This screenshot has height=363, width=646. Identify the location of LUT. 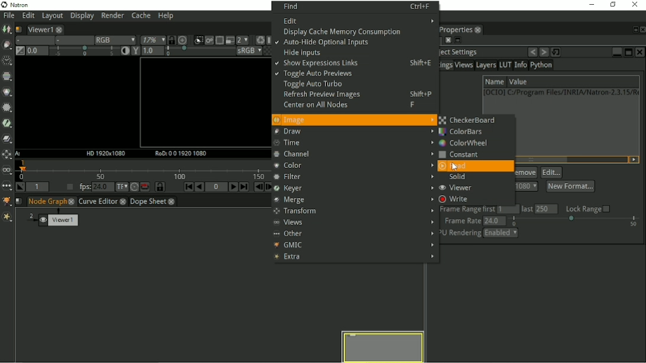
(505, 65).